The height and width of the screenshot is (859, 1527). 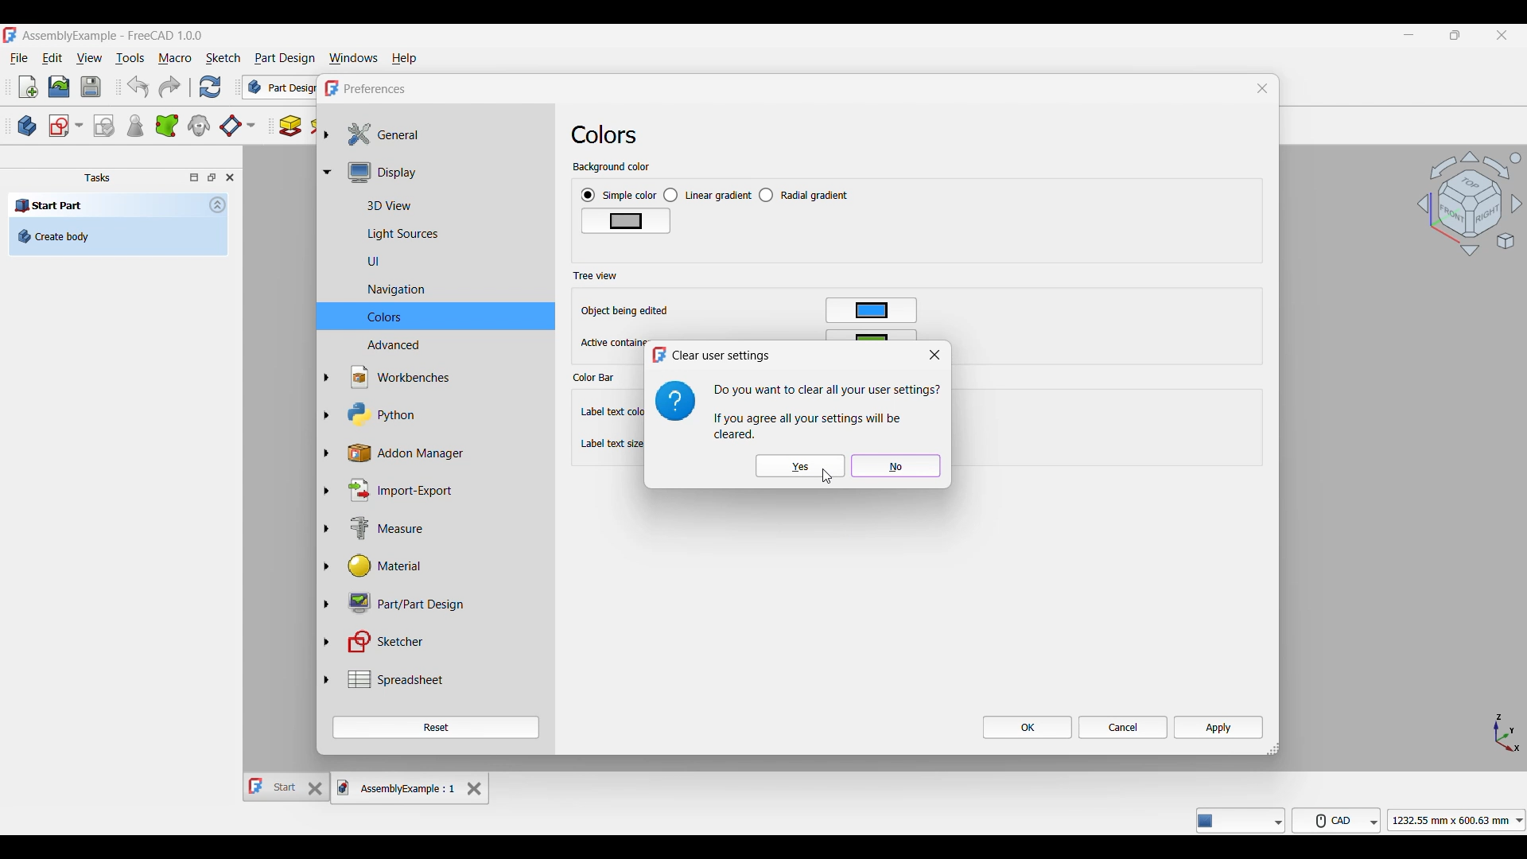 What do you see at coordinates (106, 206) in the screenshot?
I see `Start Part - section title` at bounding box center [106, 206].